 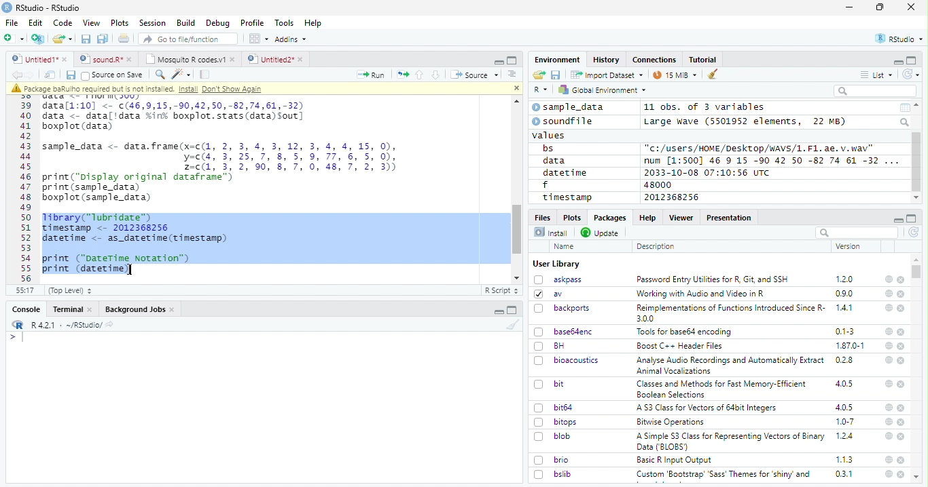 What do you see at coordinates (70, 75) in the screenshot?
I see `Save` at bounding box center [70, 75].